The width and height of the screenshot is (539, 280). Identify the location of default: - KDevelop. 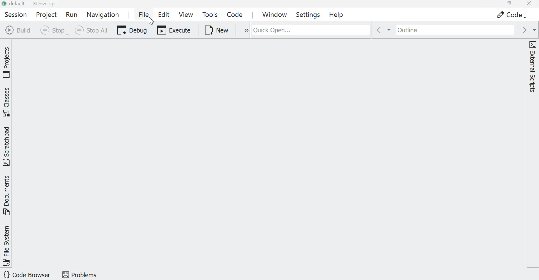
(30, 4).